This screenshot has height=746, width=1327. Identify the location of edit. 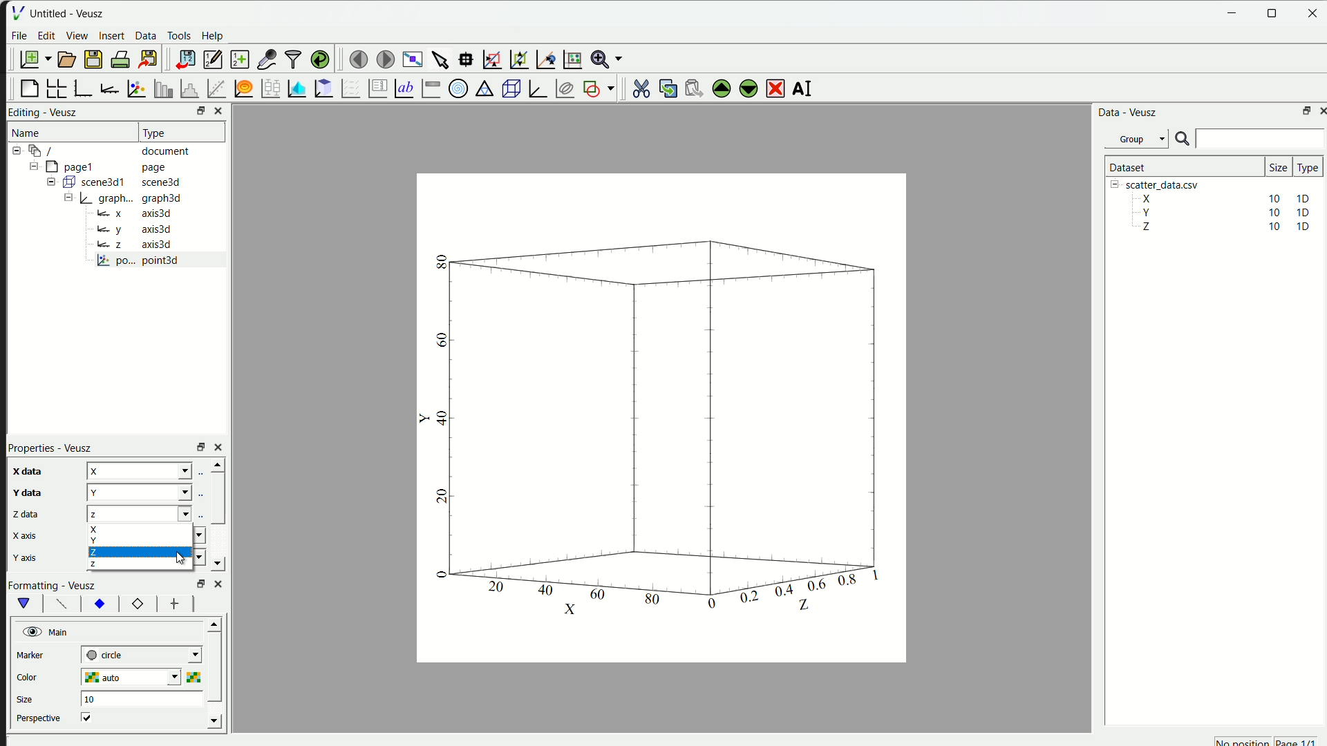
(46, 35).